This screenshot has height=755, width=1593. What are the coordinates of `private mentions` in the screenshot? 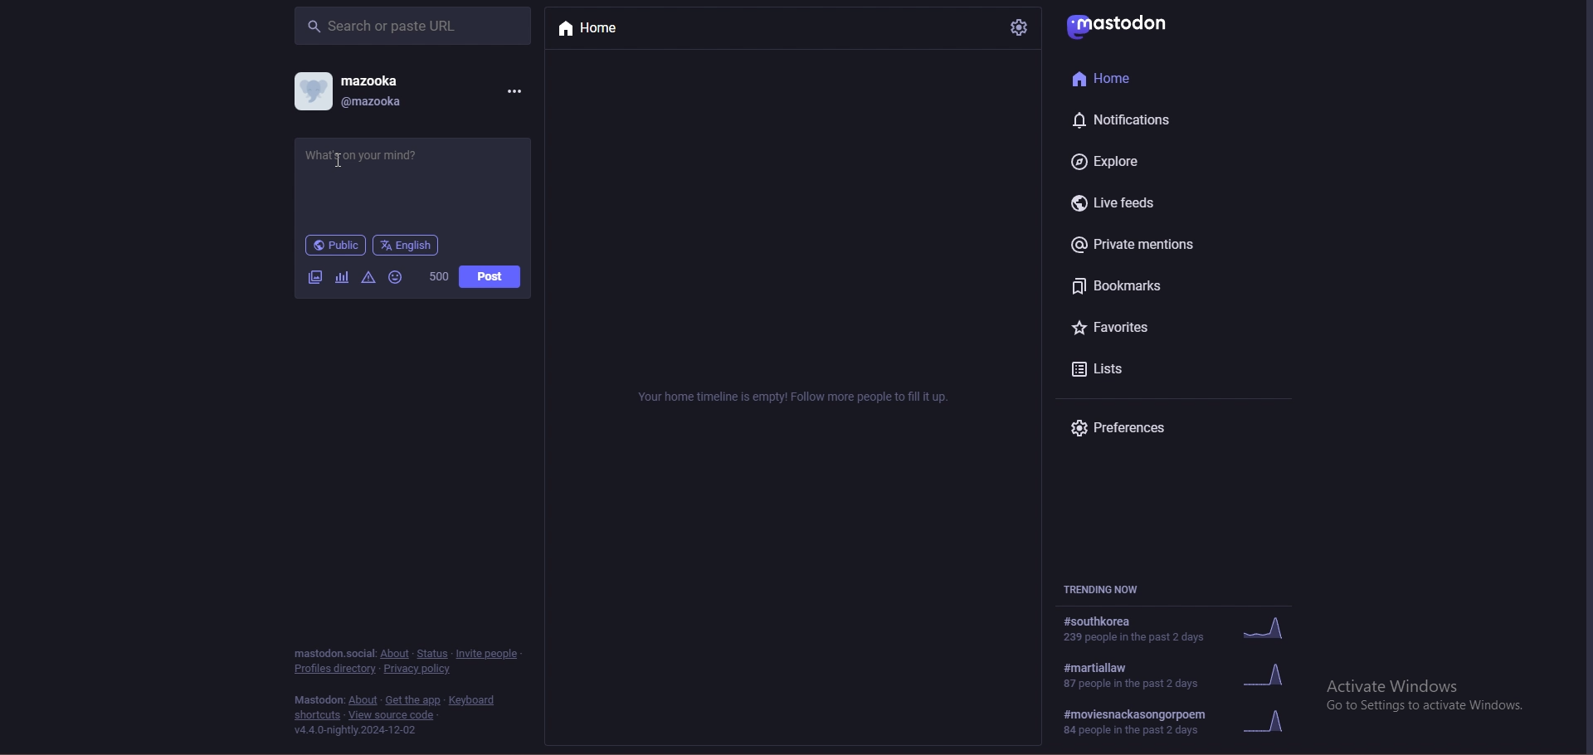 It's located at (1146, 244).